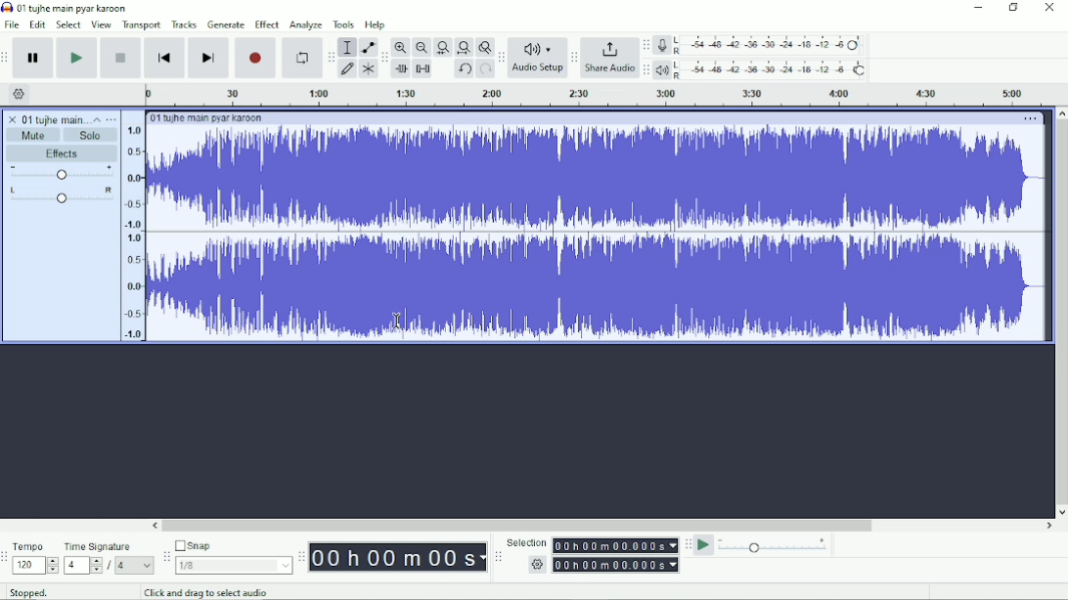  I want to click on Draw tool, so click(349, 69).